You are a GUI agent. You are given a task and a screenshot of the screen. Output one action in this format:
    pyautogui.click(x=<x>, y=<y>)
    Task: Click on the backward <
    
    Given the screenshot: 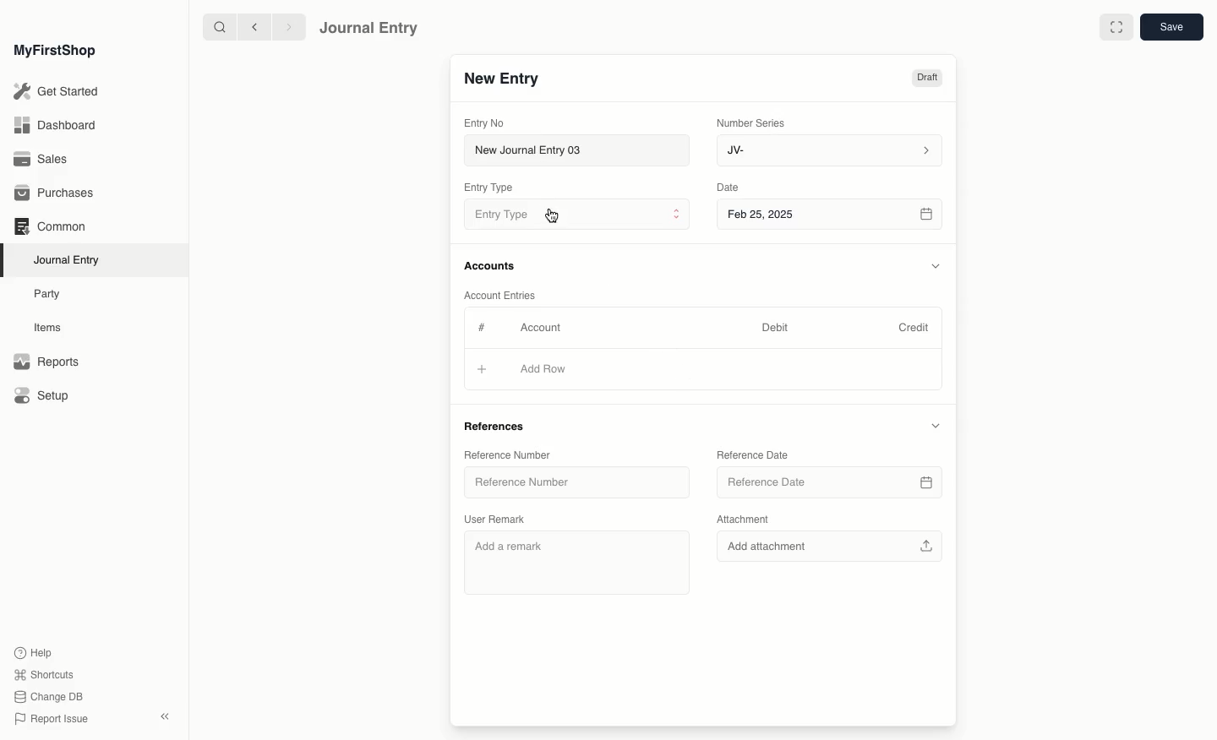 What is the action you would take?
    pyautogui.click(x=250, y=27)
    